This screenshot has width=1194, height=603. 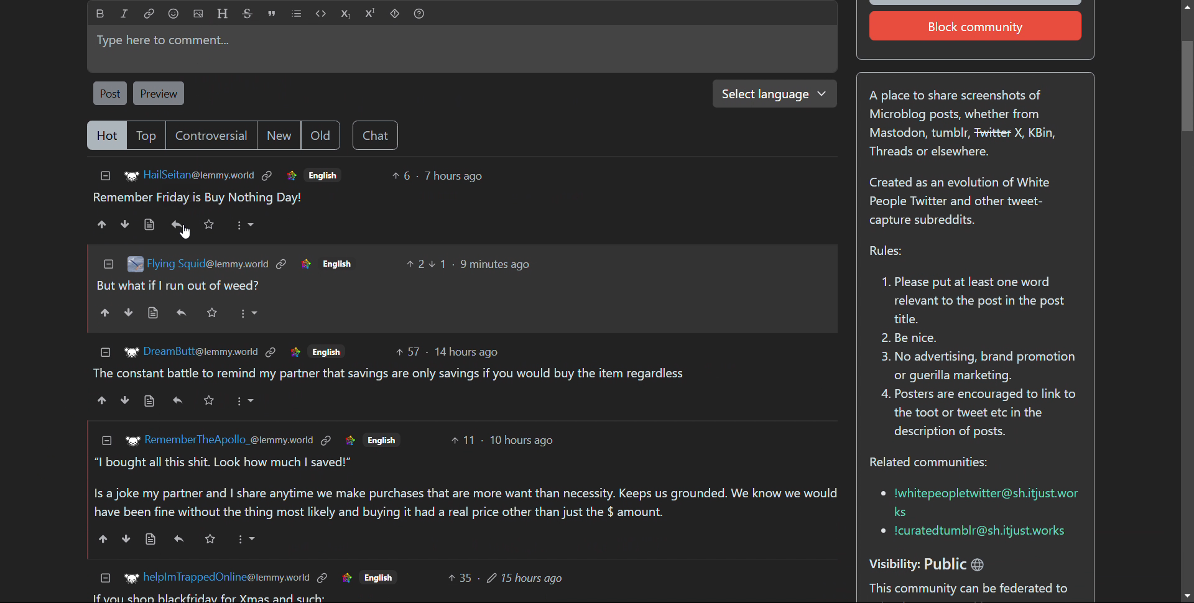 What do you see at coordinates (917, 339) in the screenshot?
I see `2. Be nice.` at bounding box center [917, 339].